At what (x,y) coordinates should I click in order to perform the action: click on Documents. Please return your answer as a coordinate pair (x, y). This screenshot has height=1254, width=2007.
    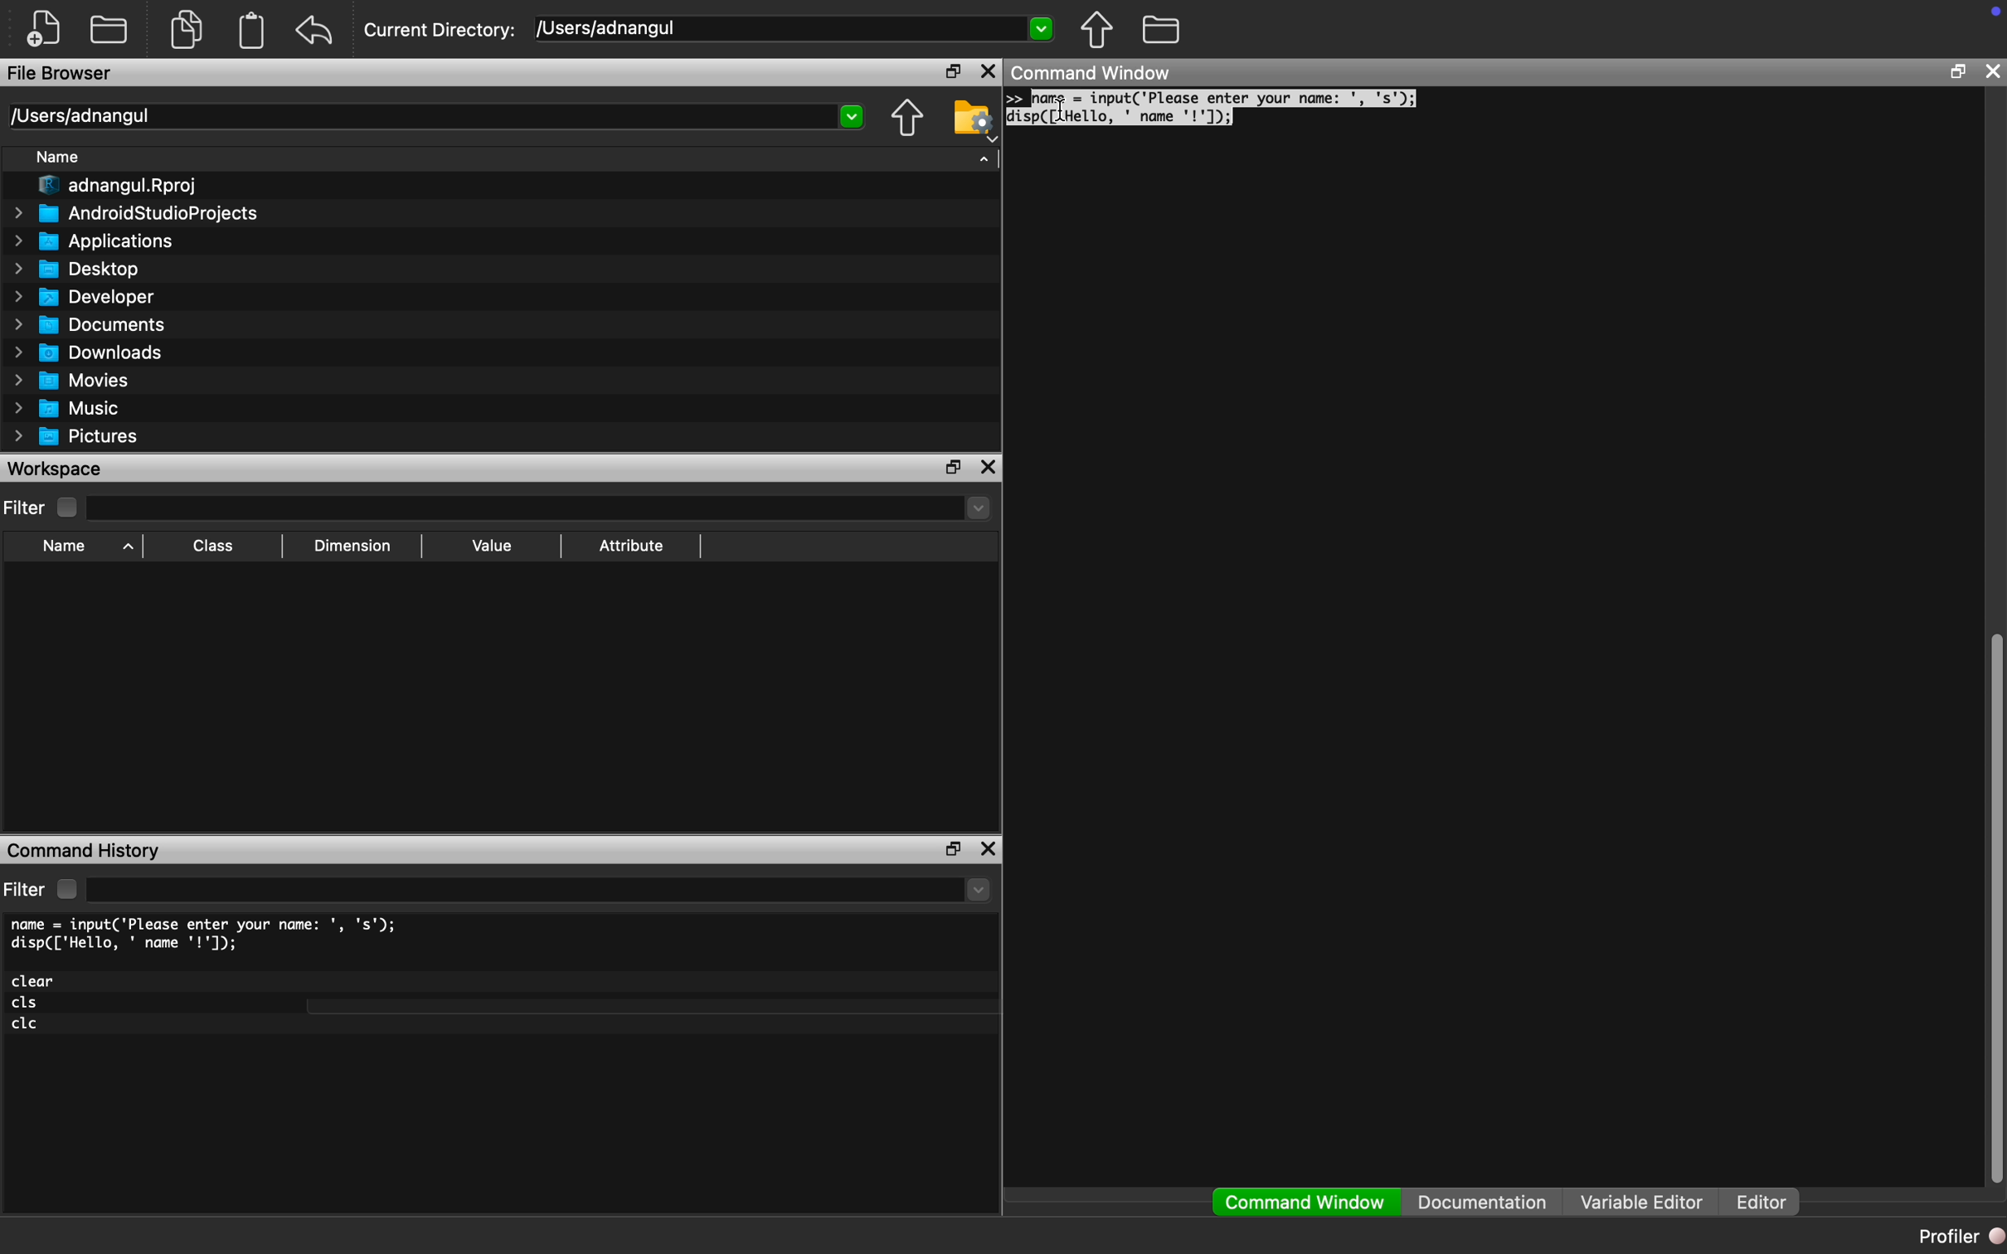
    Looking at the image, I should click on (95, 324).